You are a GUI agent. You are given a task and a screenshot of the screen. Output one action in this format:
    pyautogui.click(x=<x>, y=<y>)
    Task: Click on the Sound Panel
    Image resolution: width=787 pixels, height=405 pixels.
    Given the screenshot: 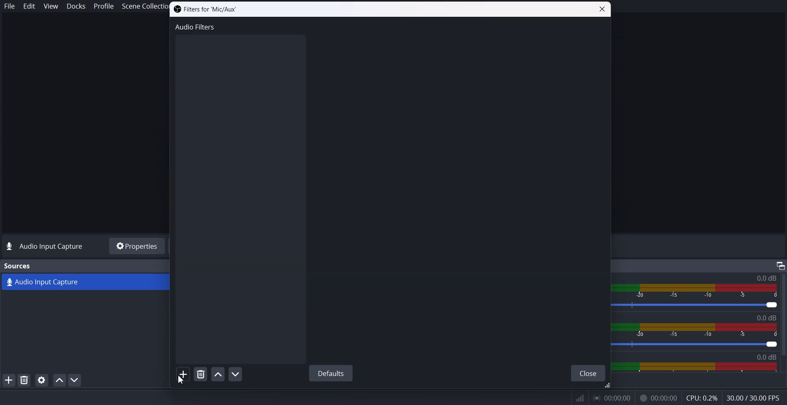 What is the action you would take?
    pyautogui.click(x=696, y=367)
    